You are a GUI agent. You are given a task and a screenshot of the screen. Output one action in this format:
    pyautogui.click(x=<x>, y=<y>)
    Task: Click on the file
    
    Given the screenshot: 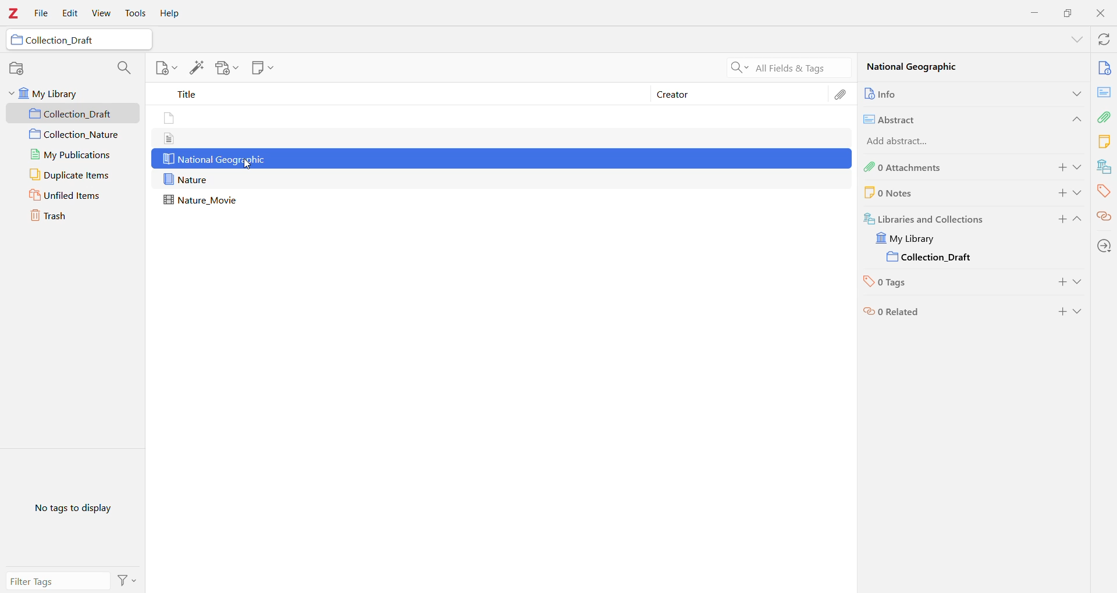 What is the action you would take?
    pyautogui.click(x=169, y=138)
    